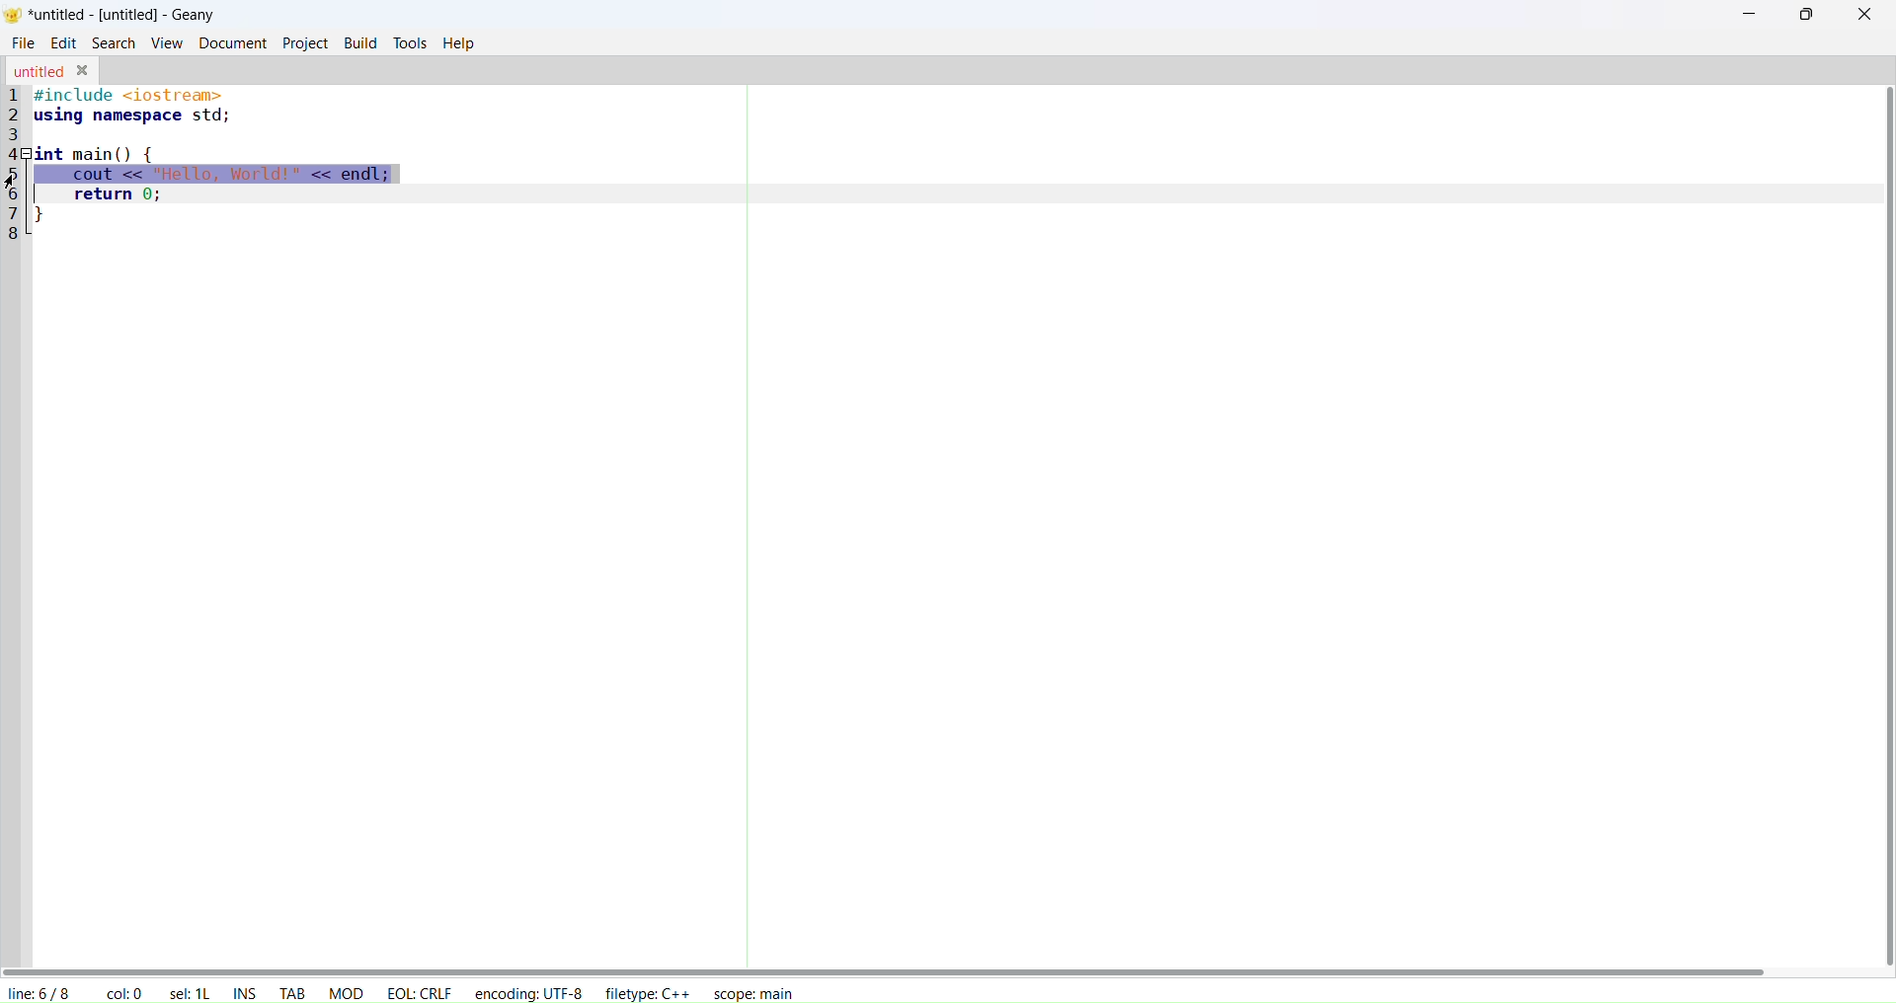 The width and height of the screenshot is (1896, 1003). Describe the element at coordinates (410, 43) in the screenshot. I see `tools` at that location.